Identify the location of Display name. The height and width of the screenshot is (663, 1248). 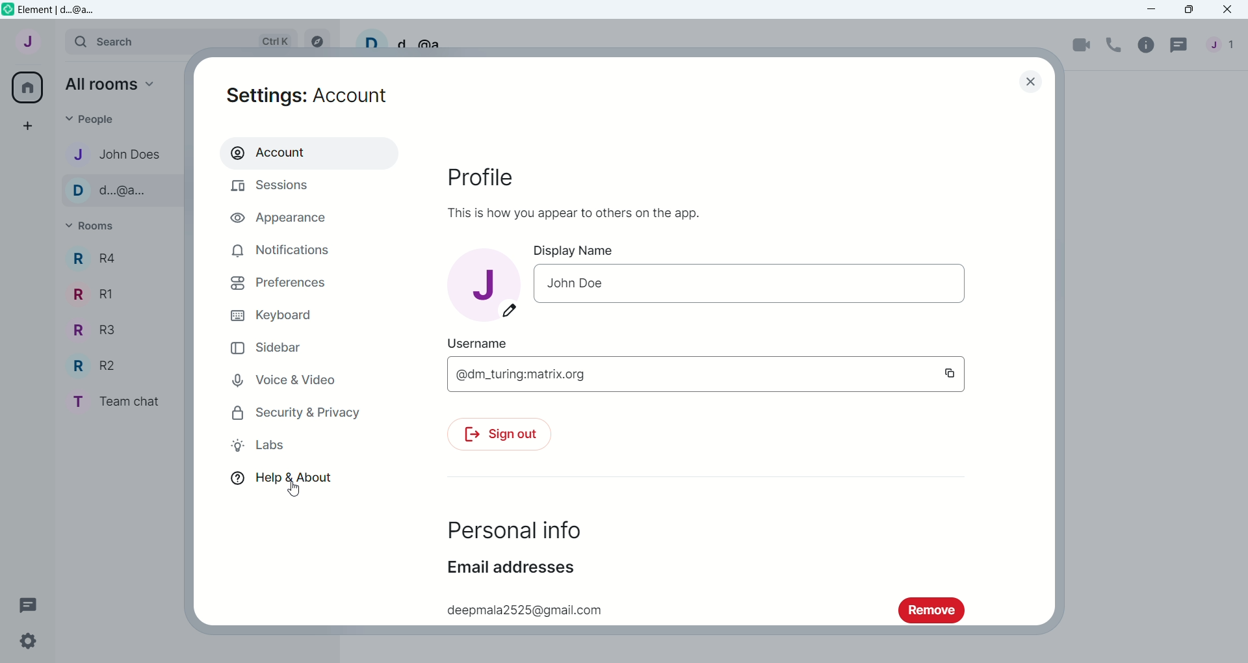
(580, 250).